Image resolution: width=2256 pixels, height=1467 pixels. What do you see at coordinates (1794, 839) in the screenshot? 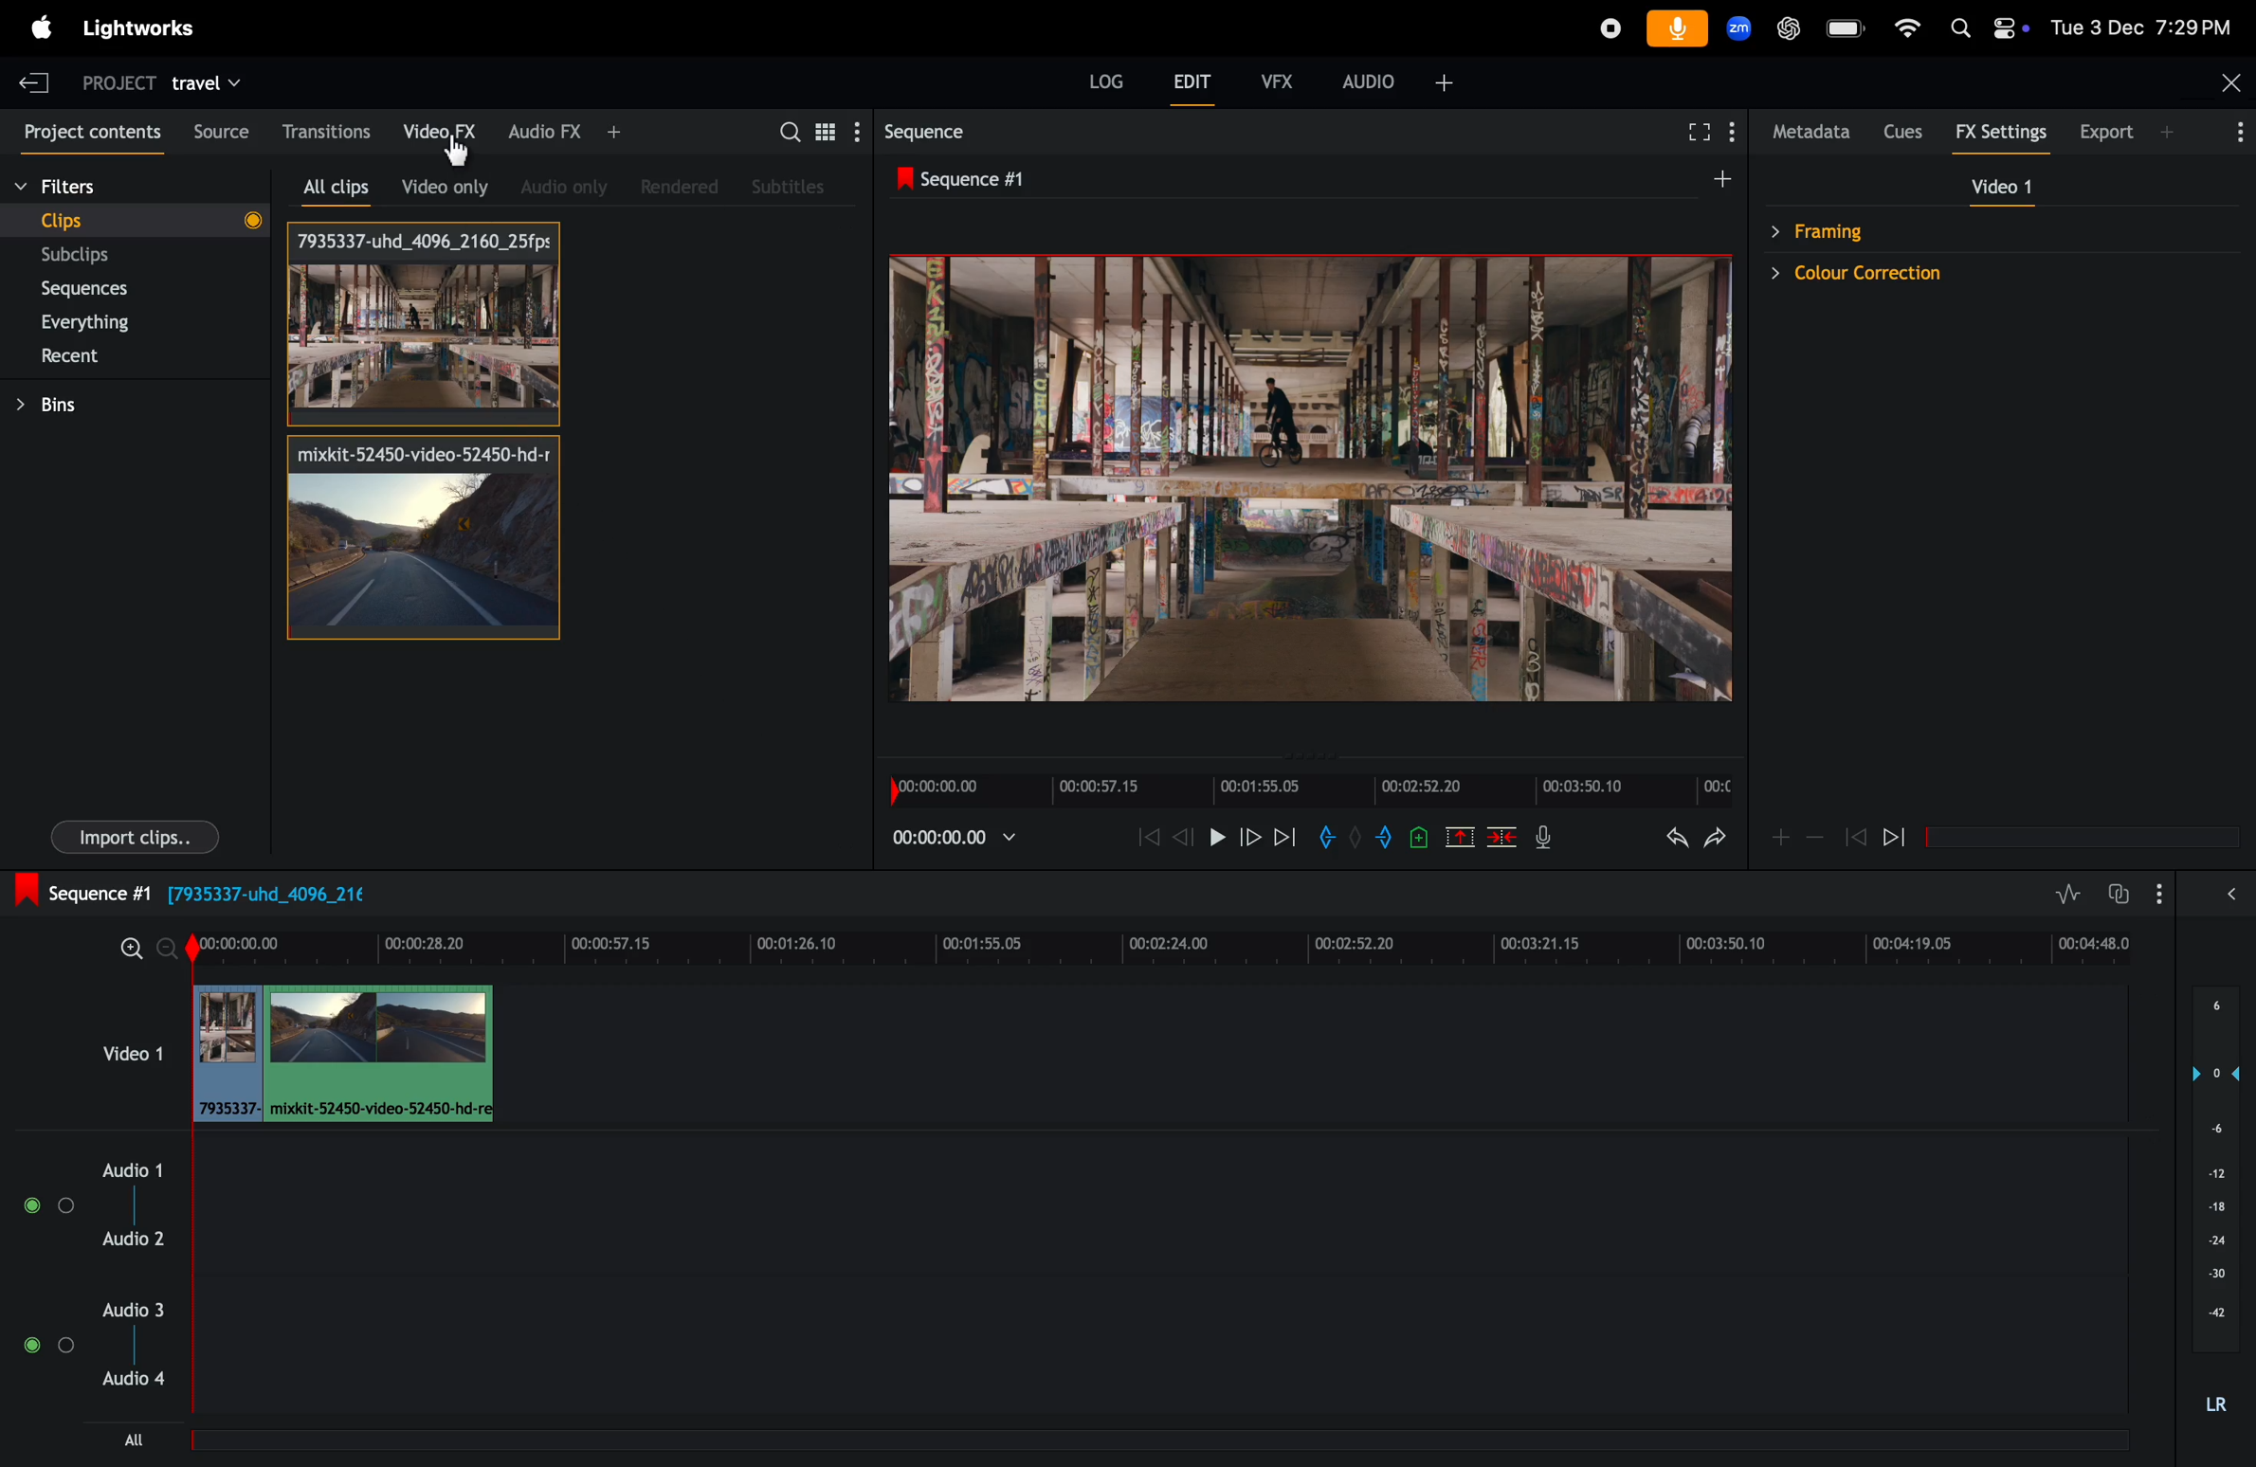
I see `zoom in zoom out` at bounding box center [1794, 839].